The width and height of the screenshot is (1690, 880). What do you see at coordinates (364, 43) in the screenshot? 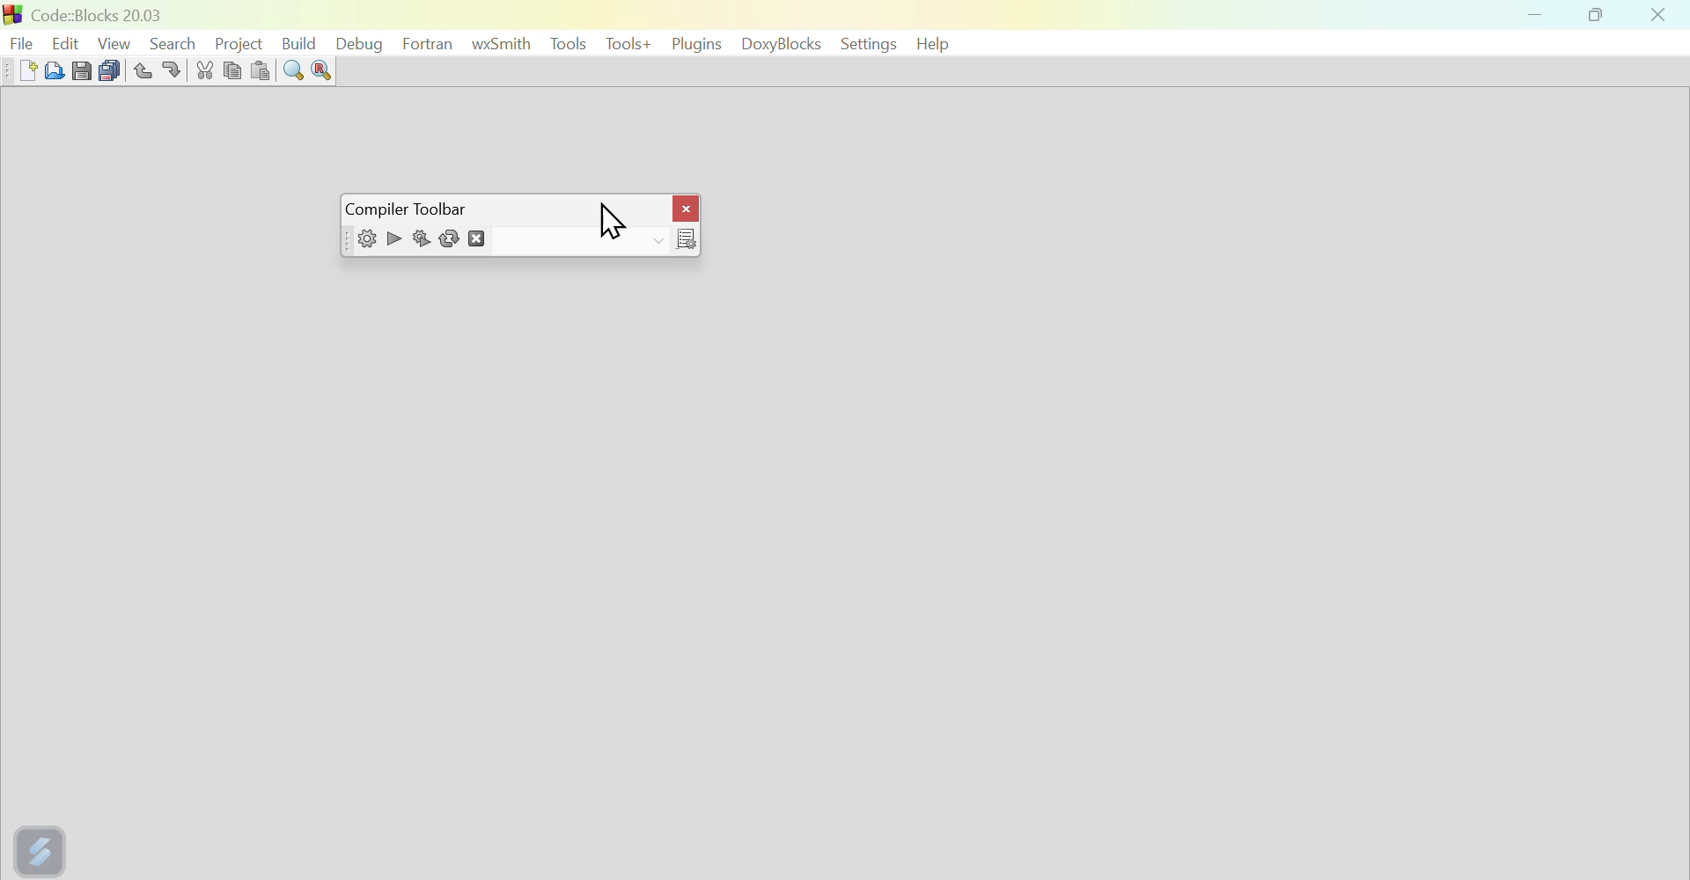
I see `Debug` at bounding box center [364, 43].